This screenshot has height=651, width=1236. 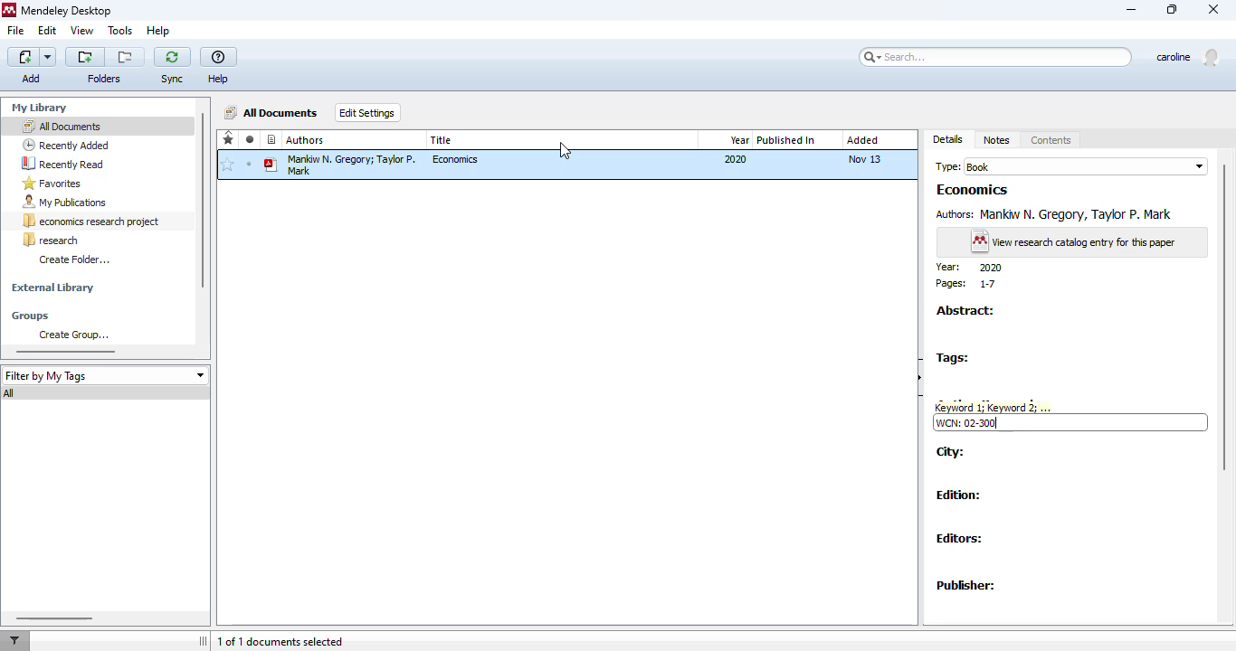 I want to click on editors:, so click(x=960, y=540).